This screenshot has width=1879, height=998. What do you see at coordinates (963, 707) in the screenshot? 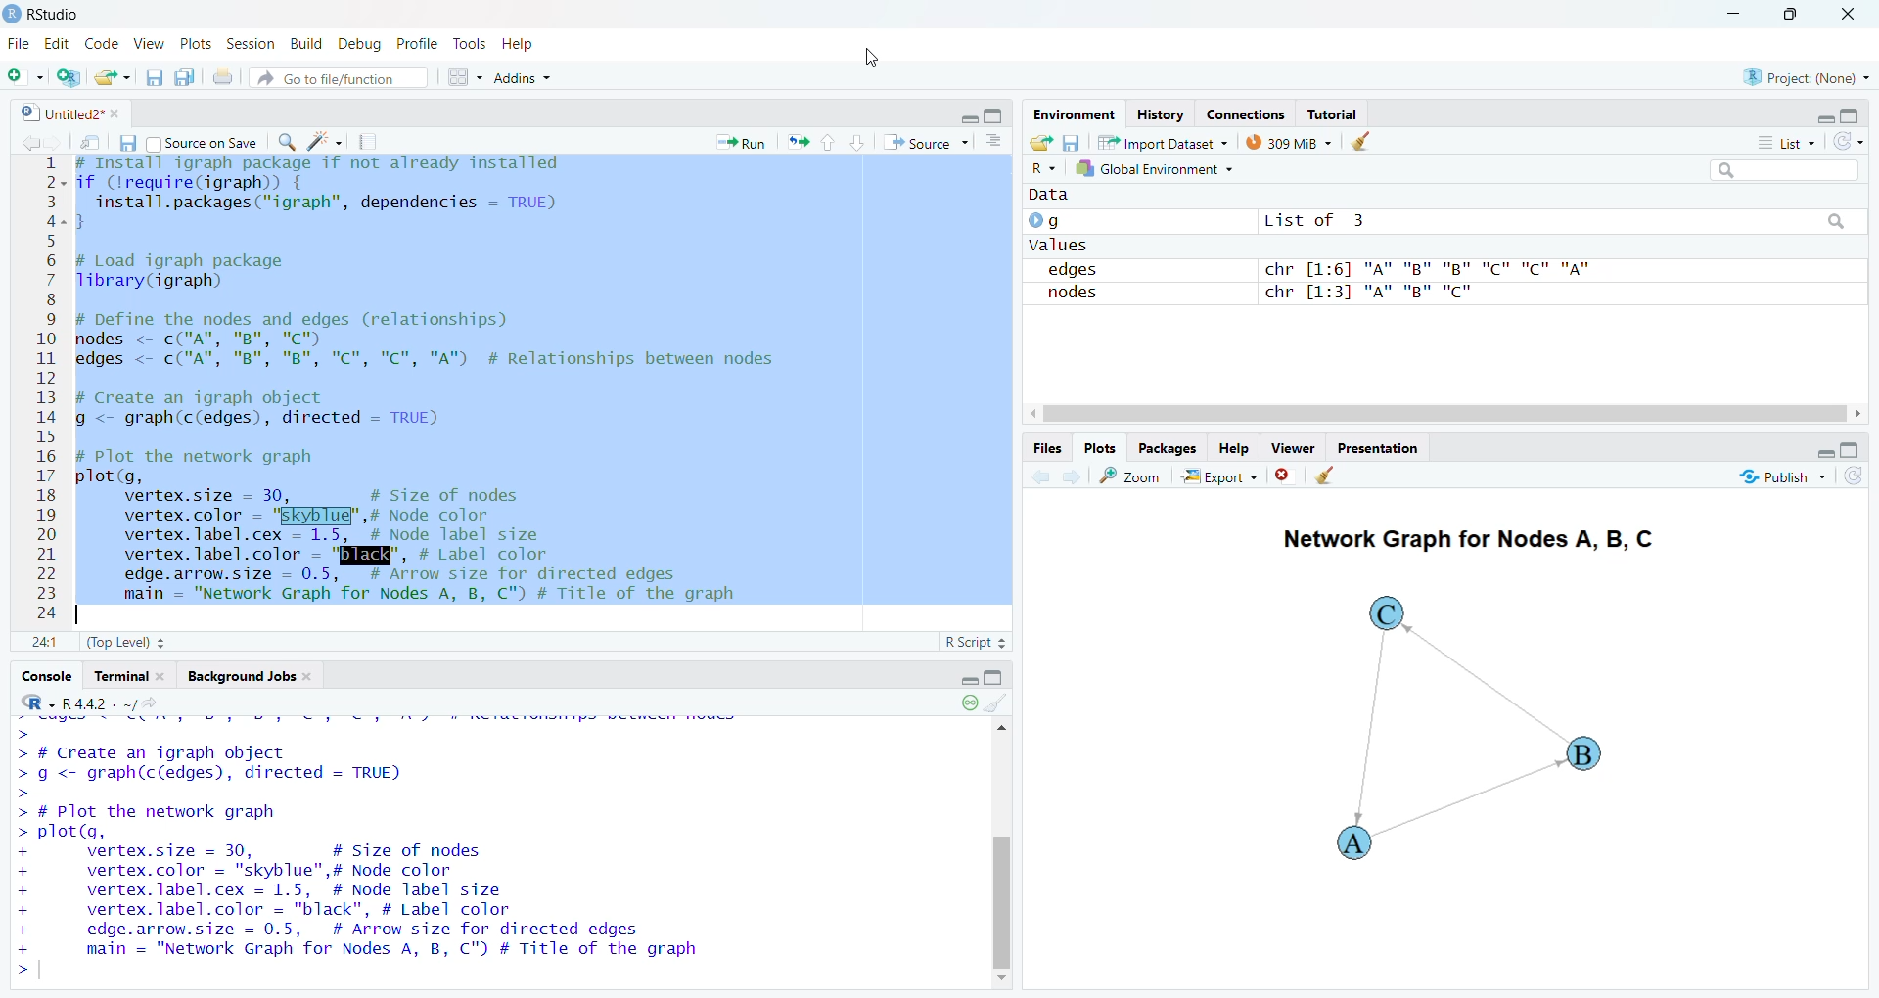
I see `loop` at bounding box center [963, 707].